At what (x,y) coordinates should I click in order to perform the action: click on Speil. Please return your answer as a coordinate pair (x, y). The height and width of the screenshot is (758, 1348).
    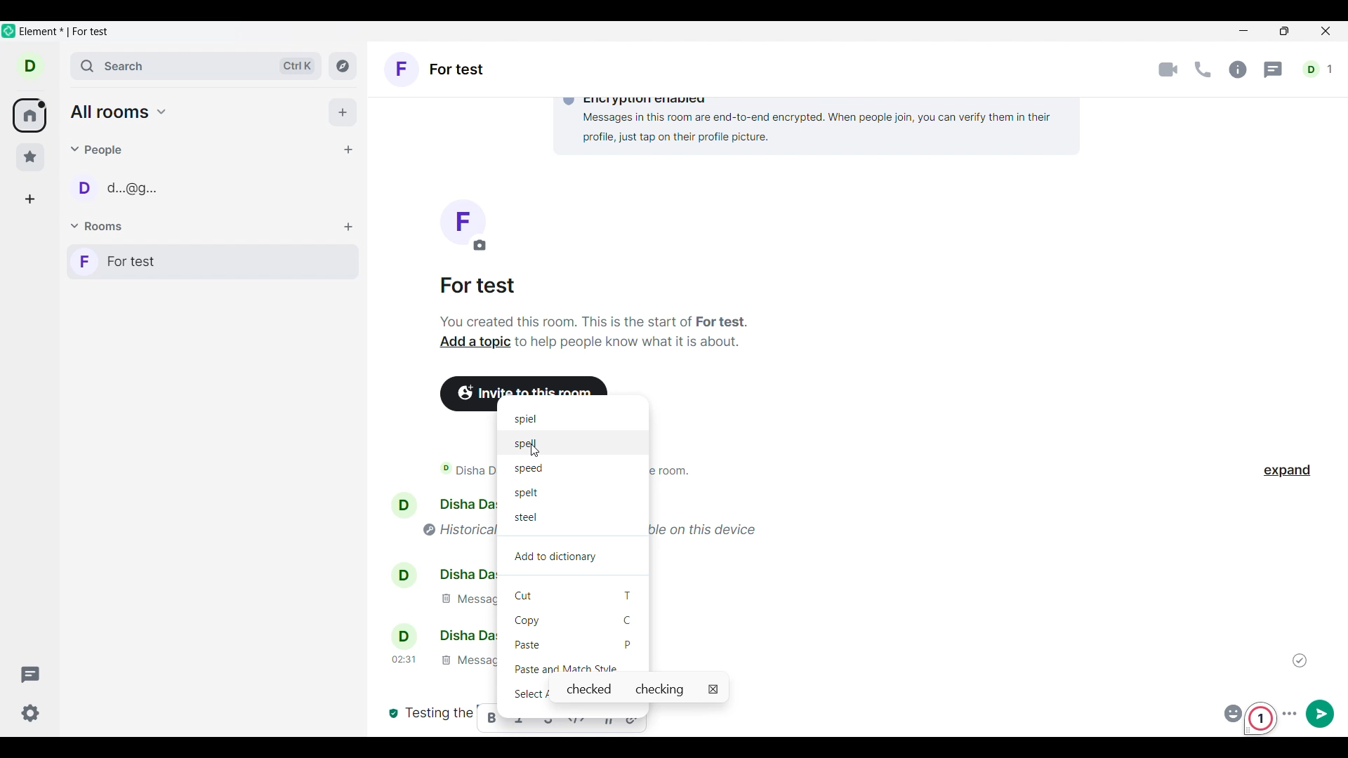
    Looking at the image, I should click on (526, 420).